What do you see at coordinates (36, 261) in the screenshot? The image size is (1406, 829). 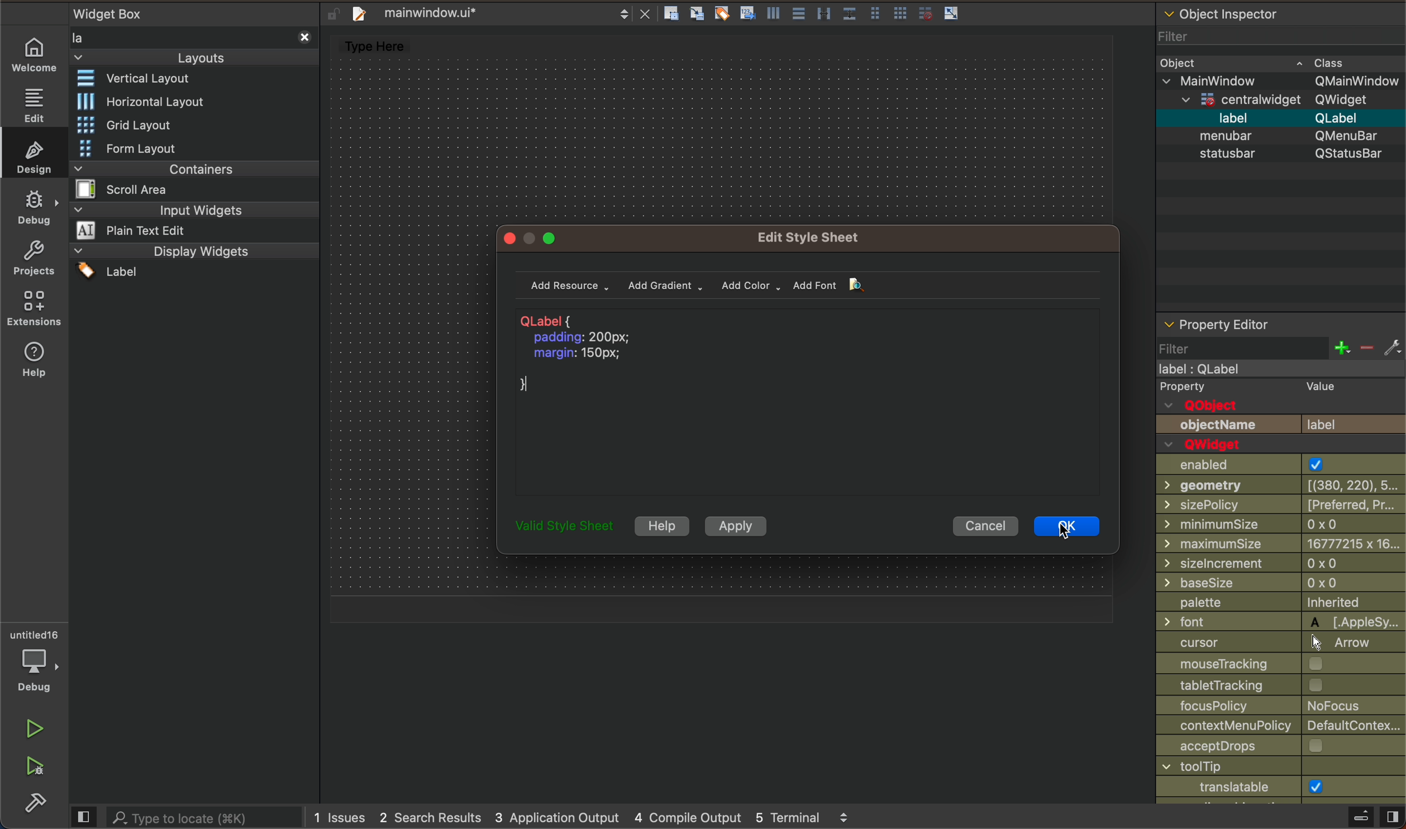 I see `projects` at bounding box center [36, 261].